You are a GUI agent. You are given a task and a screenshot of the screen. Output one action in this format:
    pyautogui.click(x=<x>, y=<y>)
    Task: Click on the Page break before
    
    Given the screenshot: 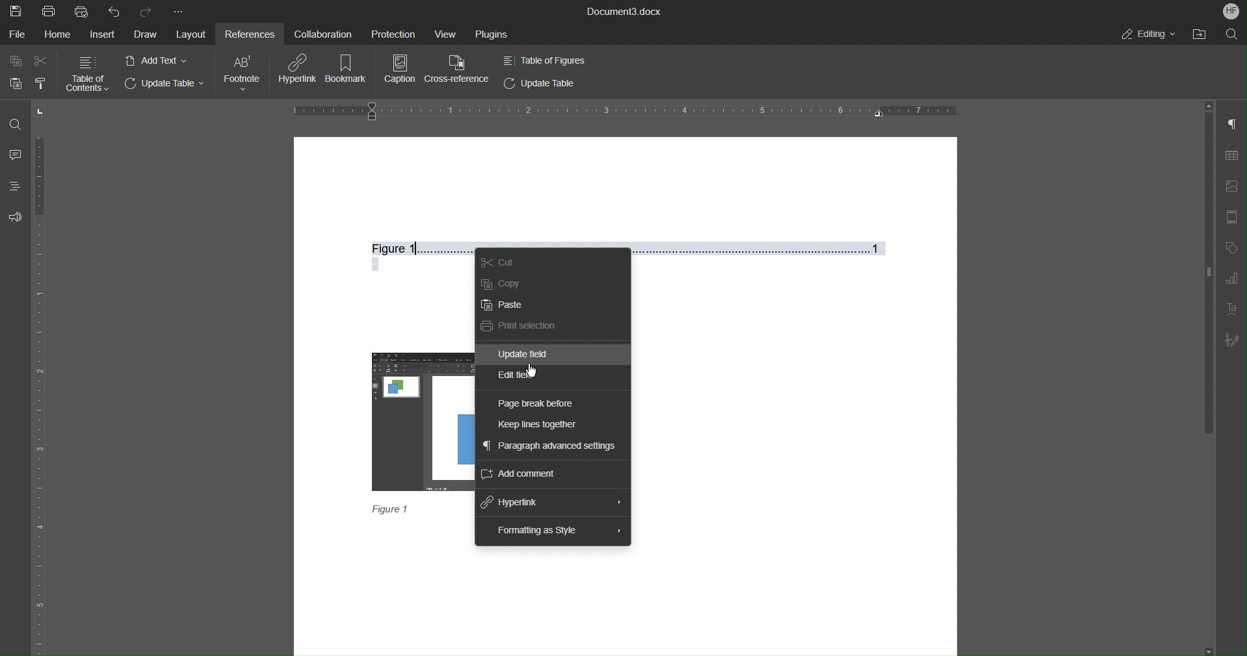 What is the action you would take?
    pyautogui.click(x=536, y=404)
    